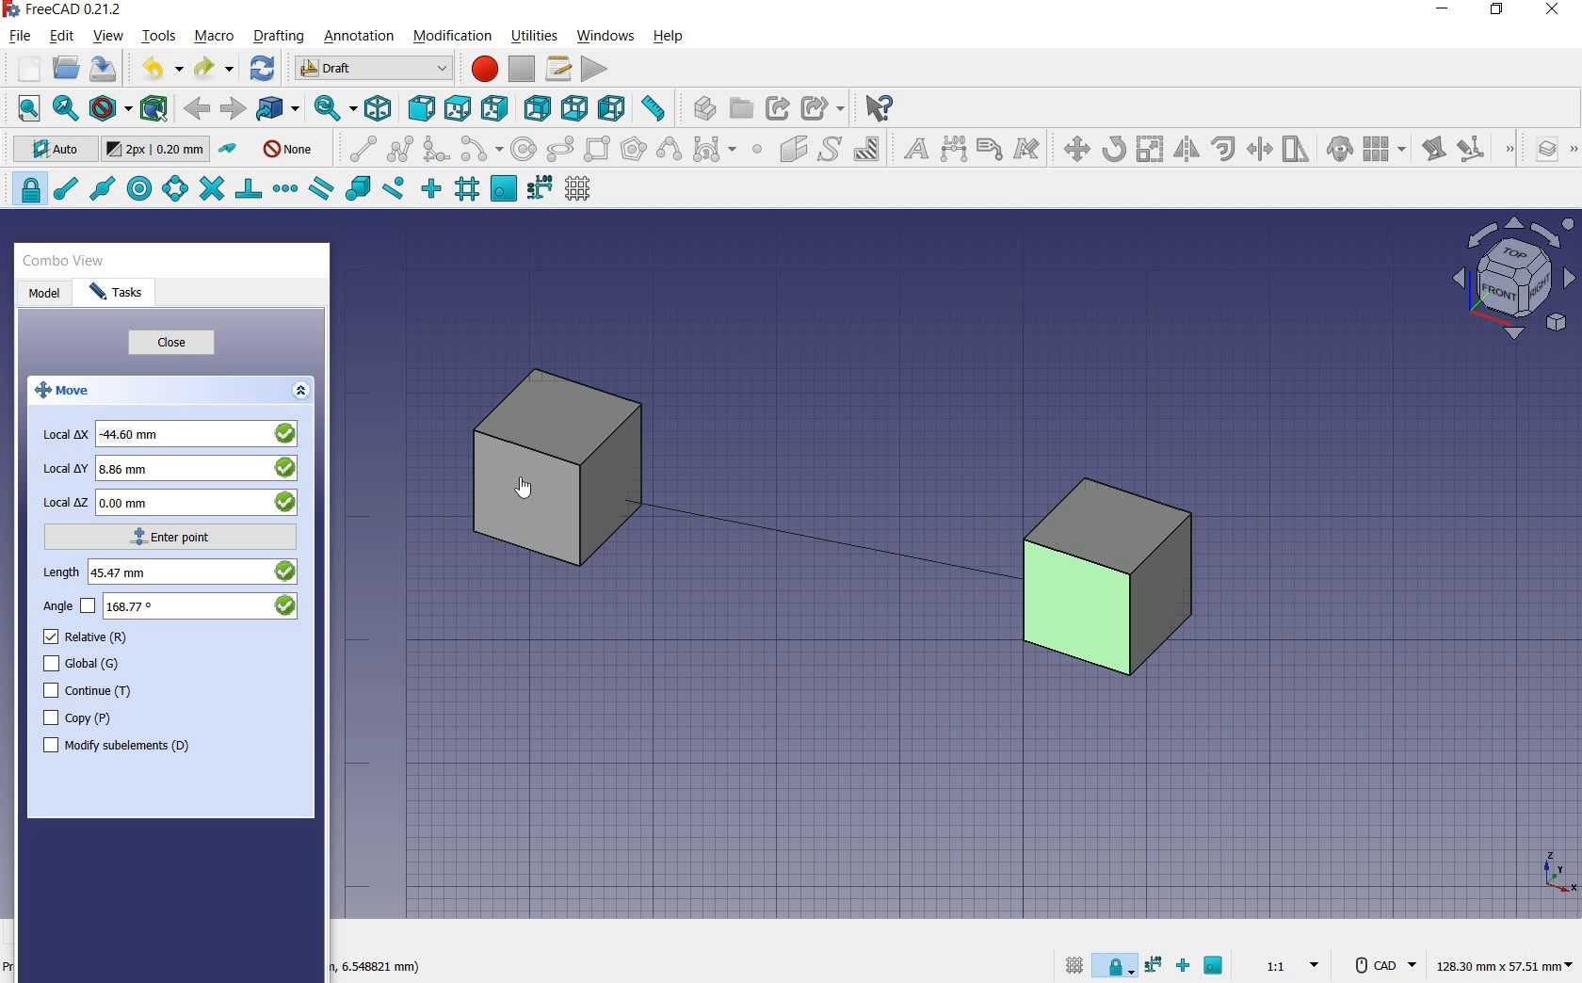 This screenshot has height=983, width=1582. Describe the element at coordinates (287, 151) in the screenshot. I see `autogroup off` at that location.